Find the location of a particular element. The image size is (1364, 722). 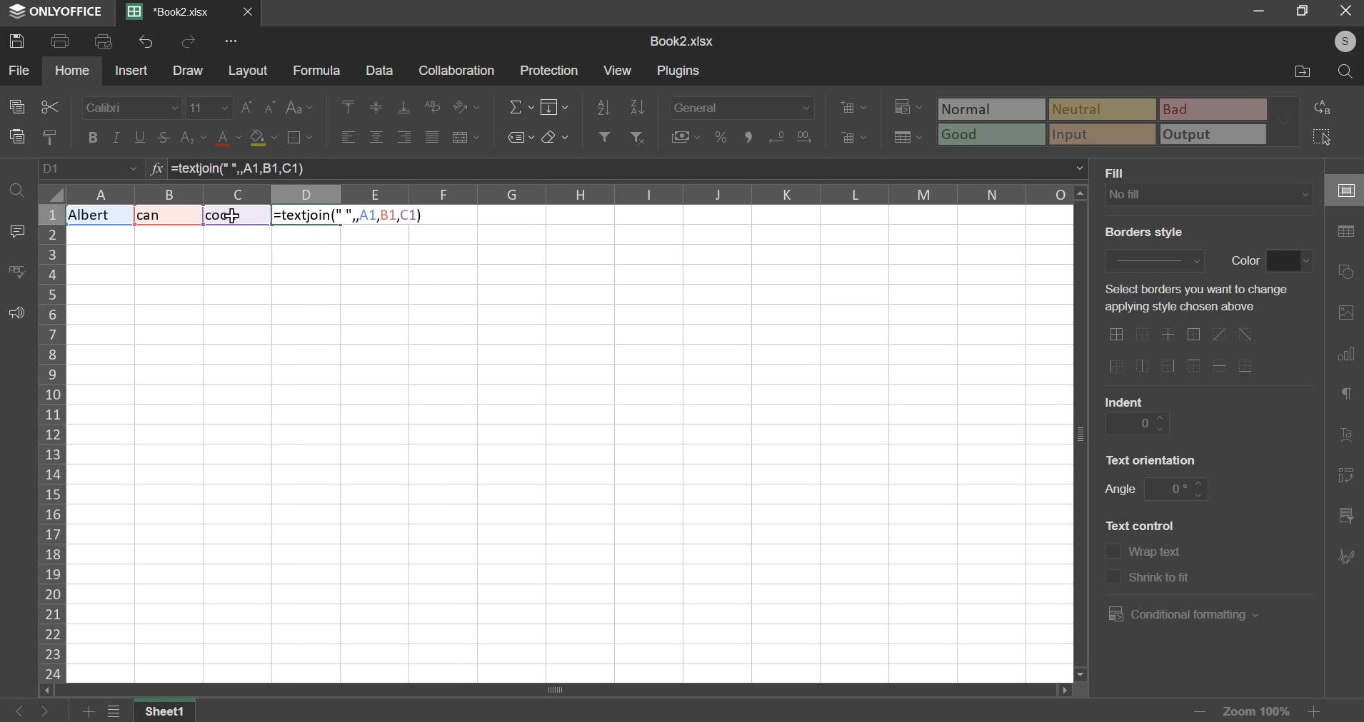

copy style is located at coordinates (51, 136).